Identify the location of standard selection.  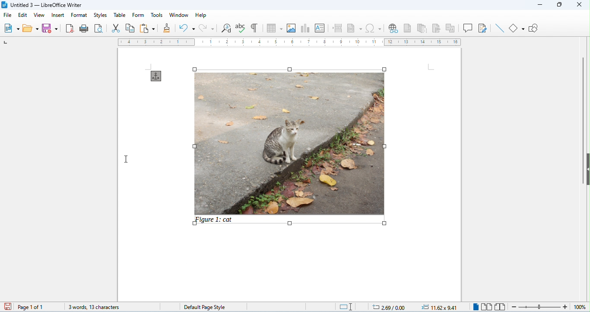
(346, 307).